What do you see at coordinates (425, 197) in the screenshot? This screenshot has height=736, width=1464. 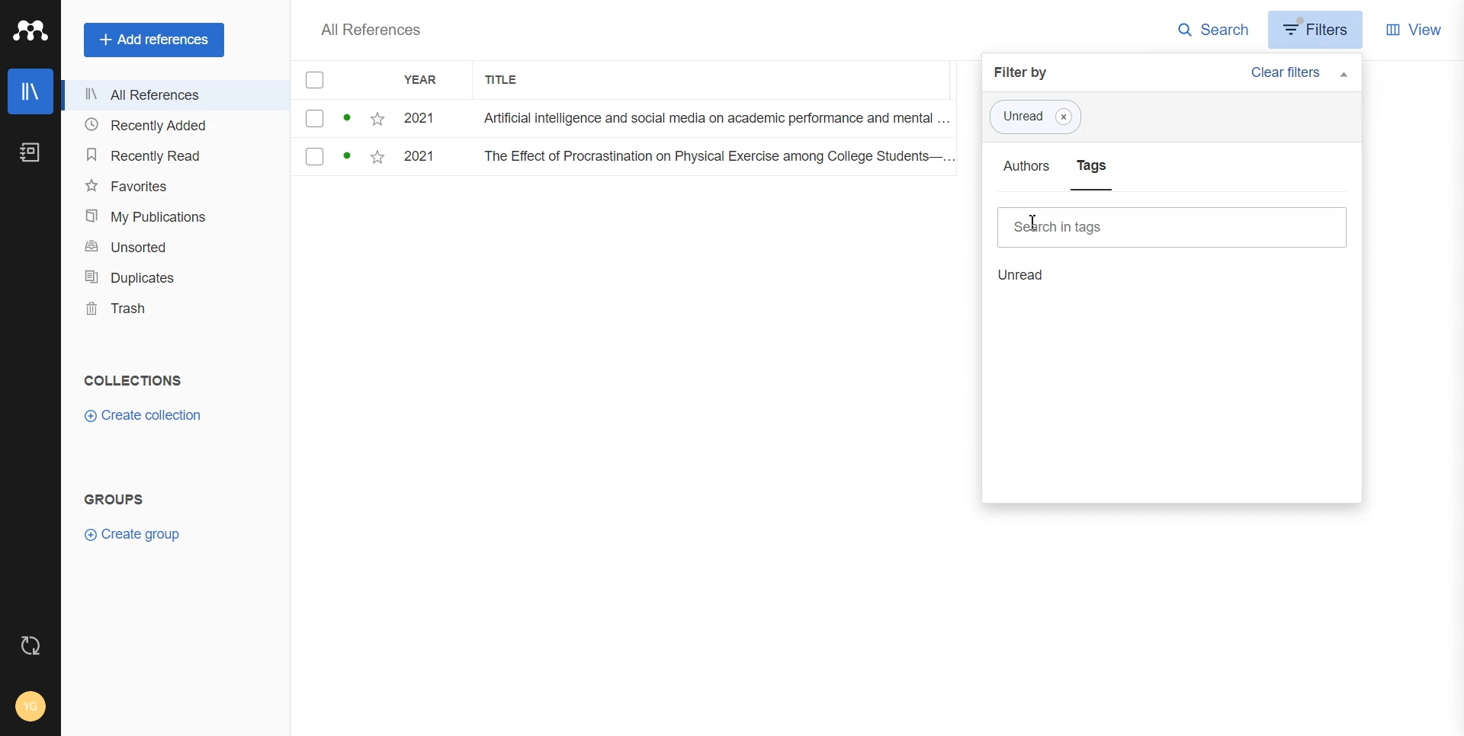 I see `2021` at bounding box center [425, 197].